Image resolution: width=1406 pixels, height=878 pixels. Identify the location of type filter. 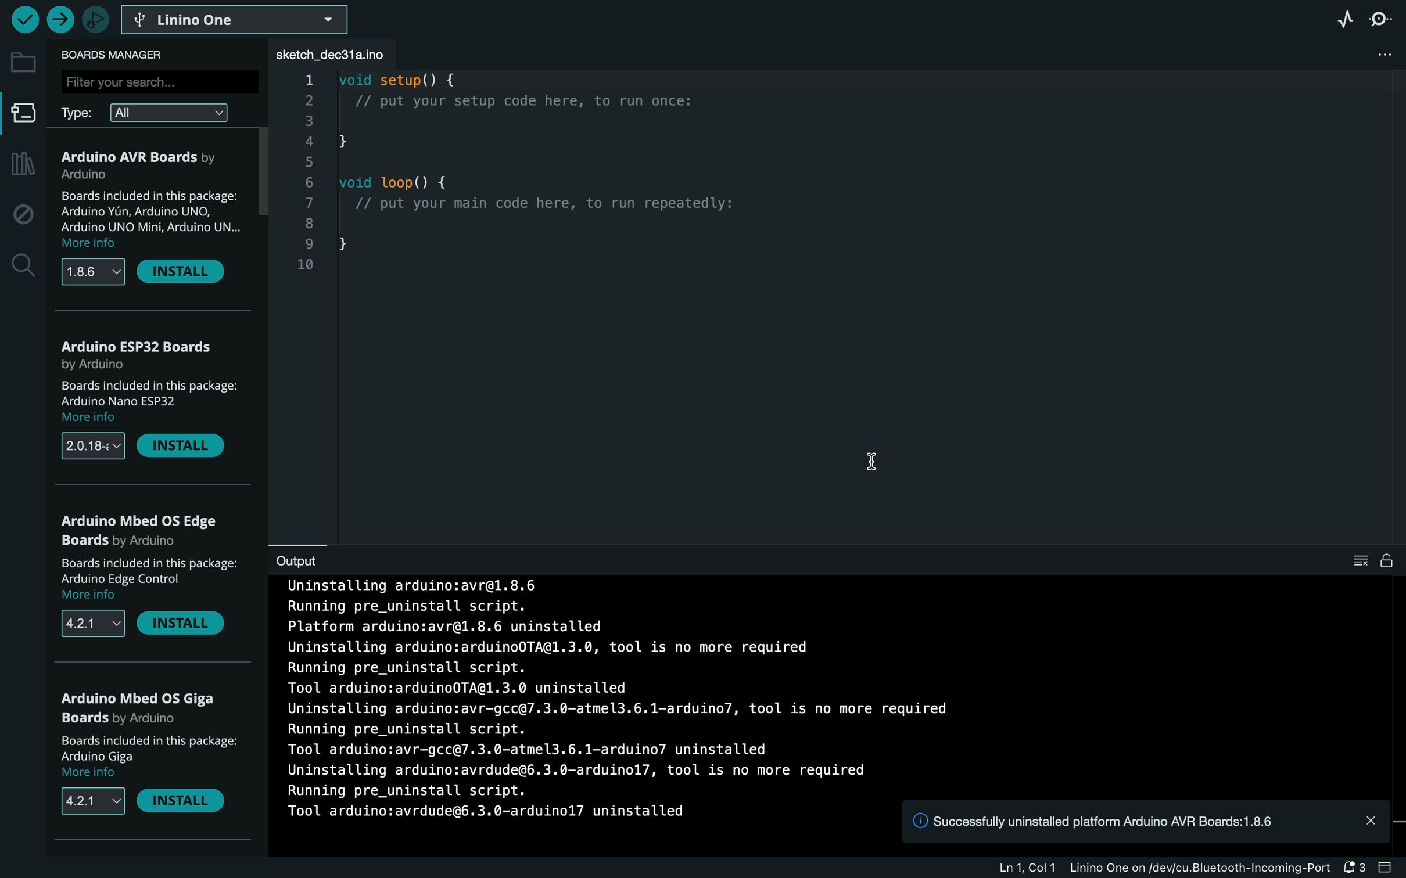
(149, 113).